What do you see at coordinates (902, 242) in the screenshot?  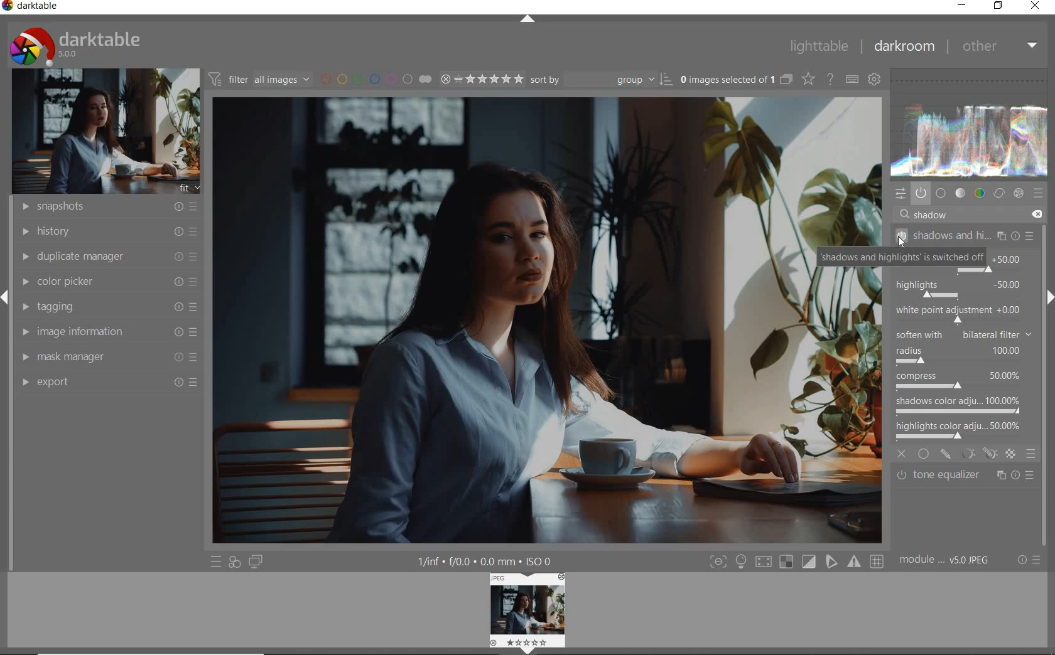 I see `Cursor` at bounding box center [902, 242].